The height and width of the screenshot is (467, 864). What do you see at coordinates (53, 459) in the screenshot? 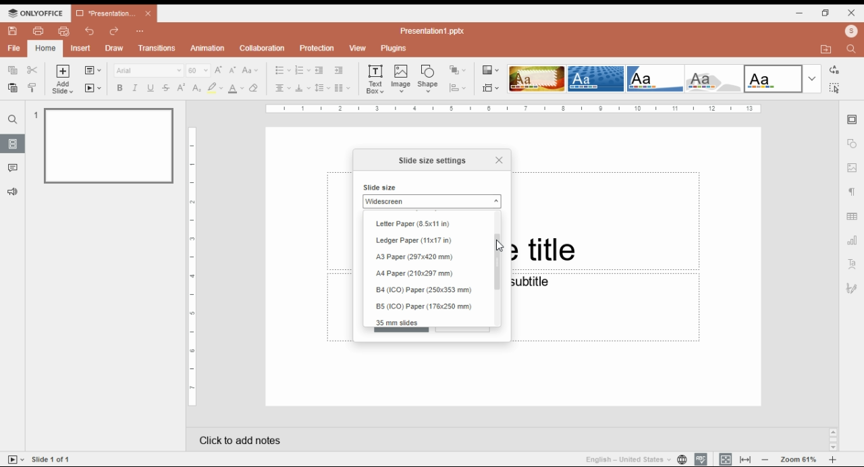
I see `Slide 1 of 1` at bounding box center [53, 459].